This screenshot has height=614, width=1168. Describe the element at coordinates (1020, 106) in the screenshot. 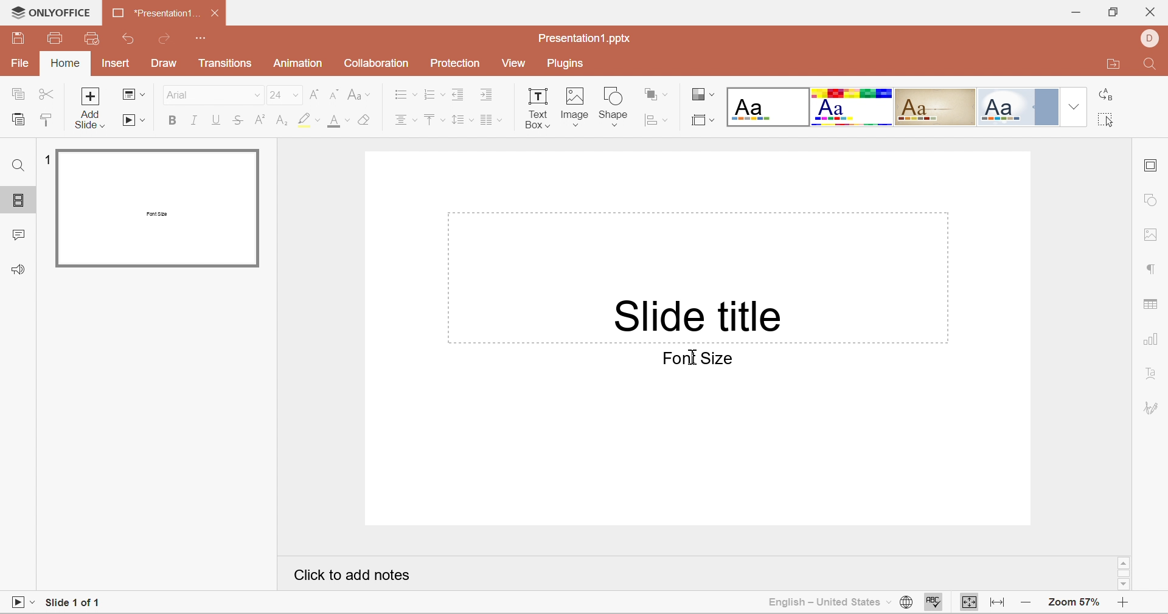

I see `Official` at that location.